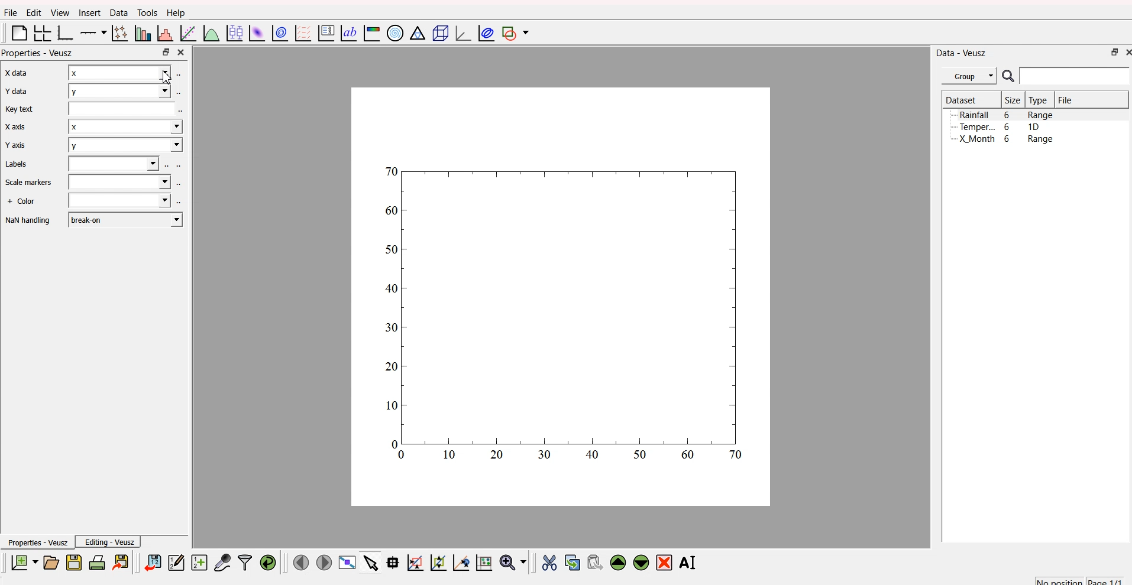  Describe the element at coordinates (125, 129) in the screenshot. I see `x` at that location.